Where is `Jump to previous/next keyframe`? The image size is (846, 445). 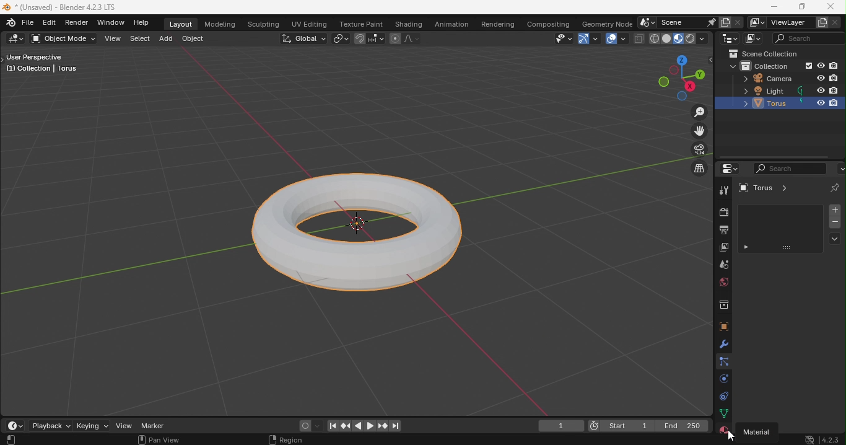
Jump to previous/next keyframe is located at coordinates (382, 427).